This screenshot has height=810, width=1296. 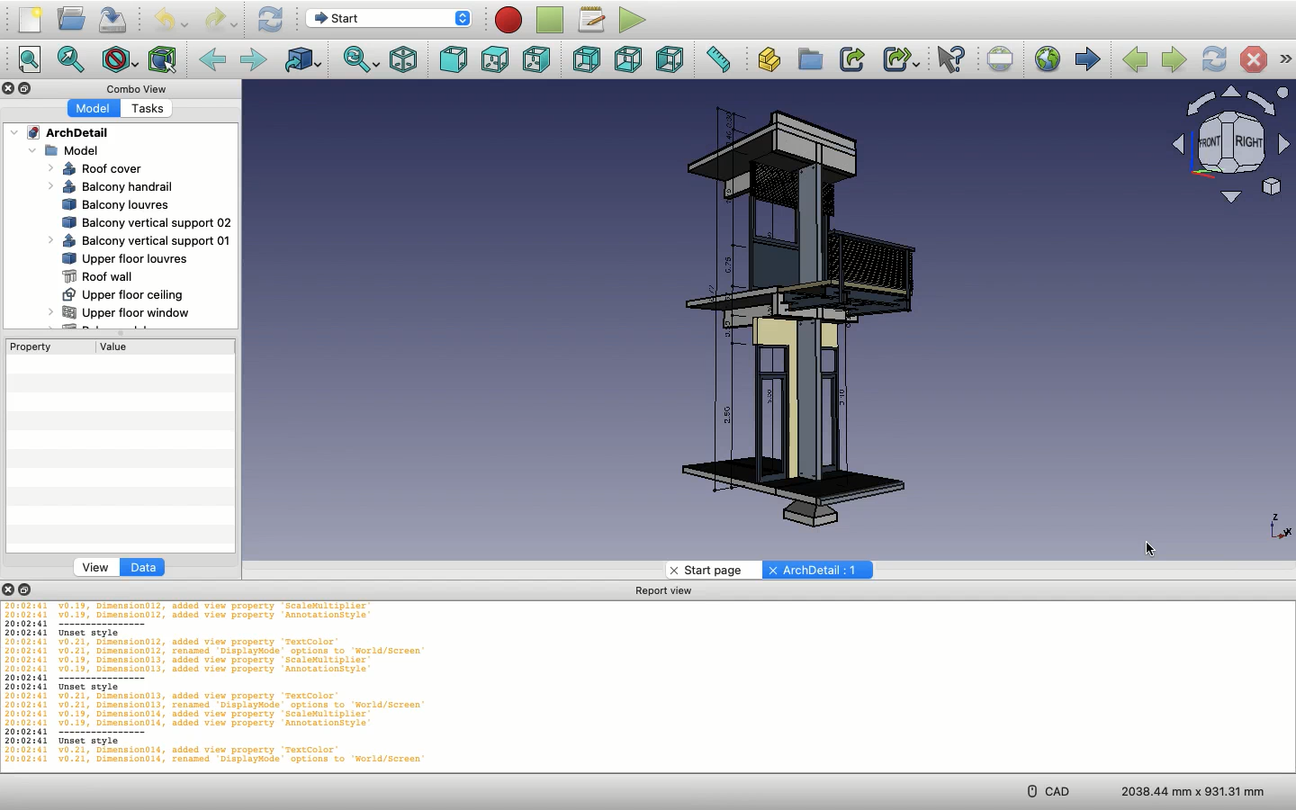 I want to click on Dimension, so click(x=1194, y=793).